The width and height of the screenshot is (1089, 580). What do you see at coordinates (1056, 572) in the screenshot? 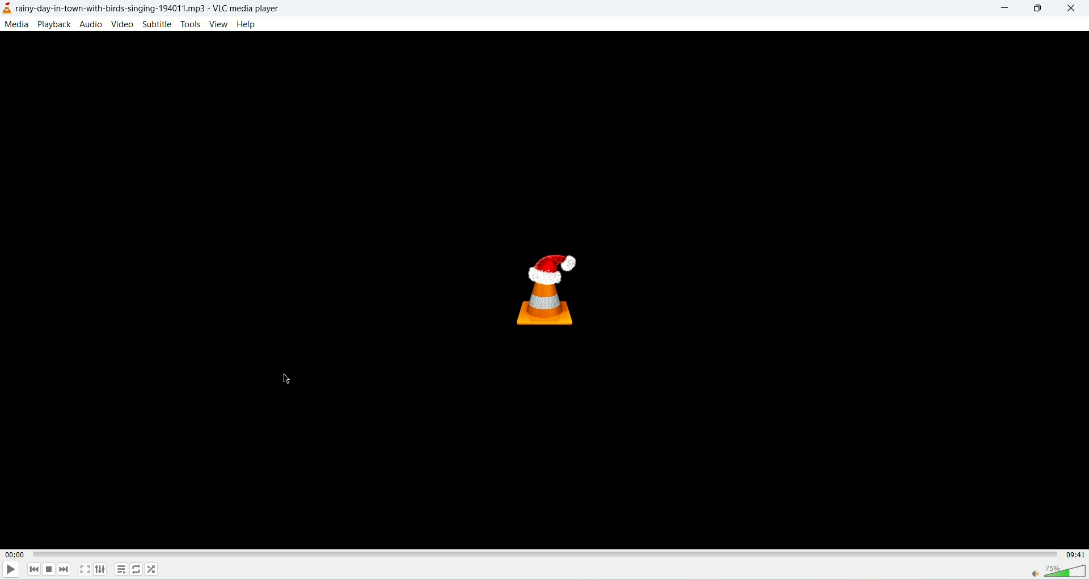
I see `volume bar` at bounding box center [1056, 572].